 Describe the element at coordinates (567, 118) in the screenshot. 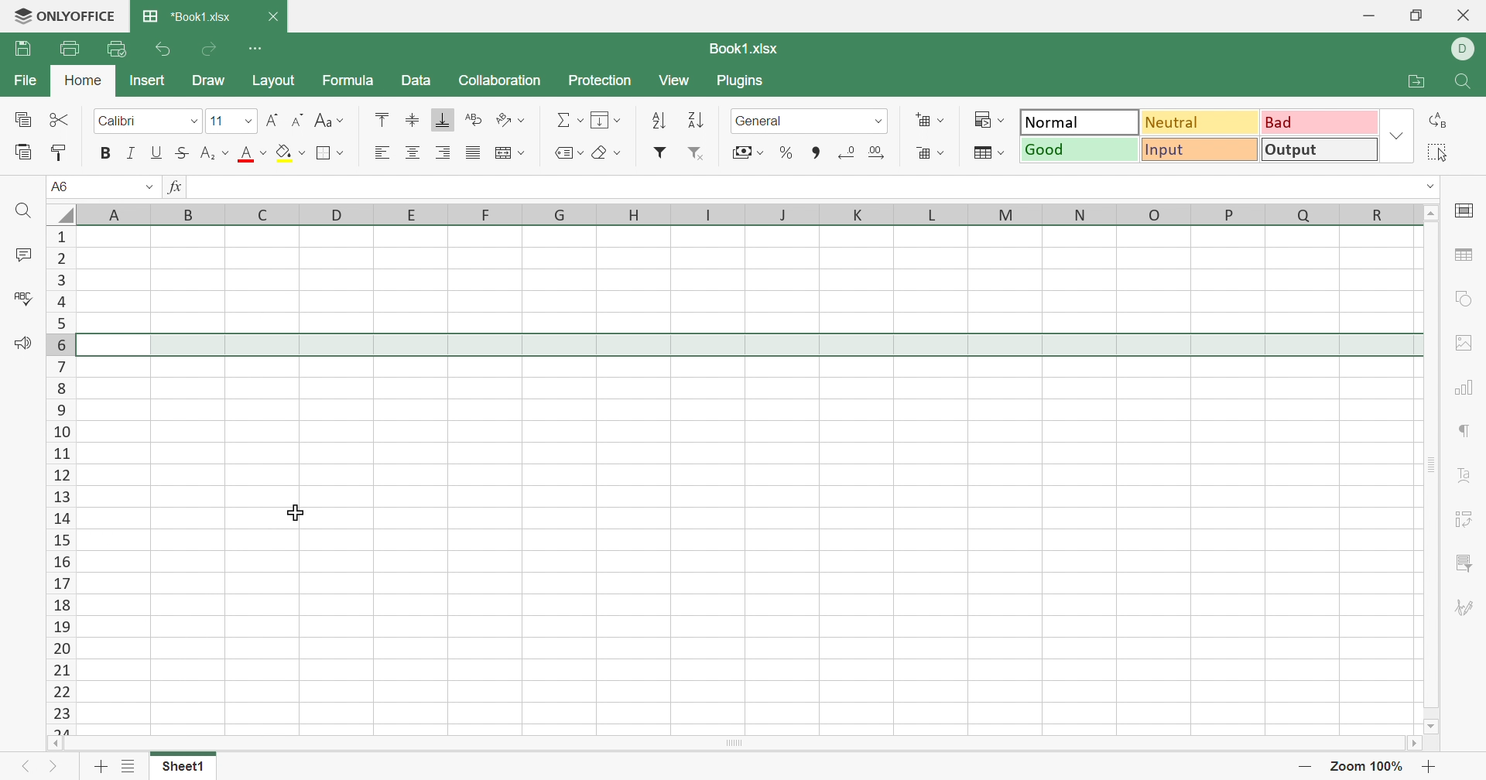

I see `Summation` at that location.